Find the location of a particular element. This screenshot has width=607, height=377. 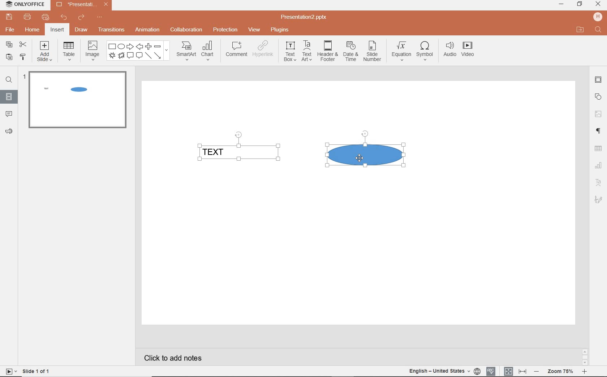

image is located at coordinates (91, 50).